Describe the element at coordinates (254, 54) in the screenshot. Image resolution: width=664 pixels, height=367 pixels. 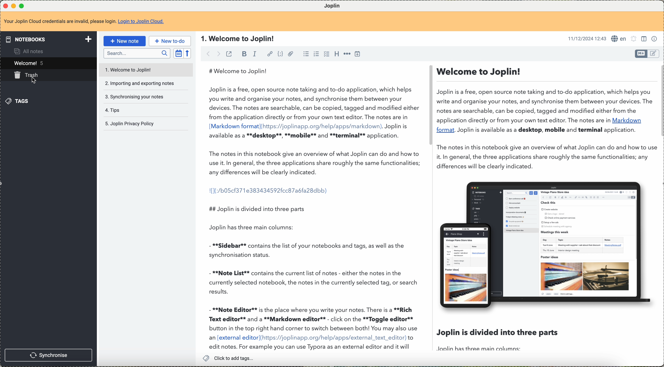
I see `italic` at that location.